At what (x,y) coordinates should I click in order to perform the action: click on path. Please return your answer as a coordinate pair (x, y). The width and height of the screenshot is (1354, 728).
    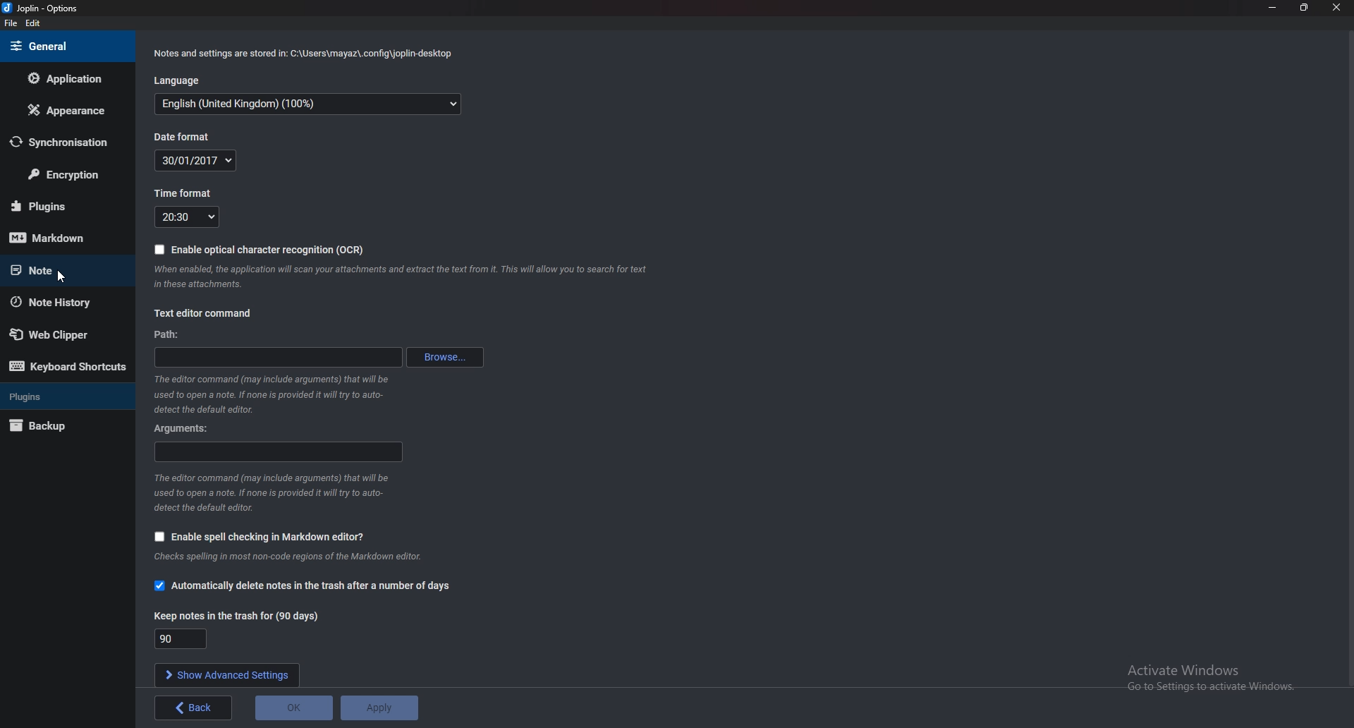
    Looking at the image, I should click on (279, 356).